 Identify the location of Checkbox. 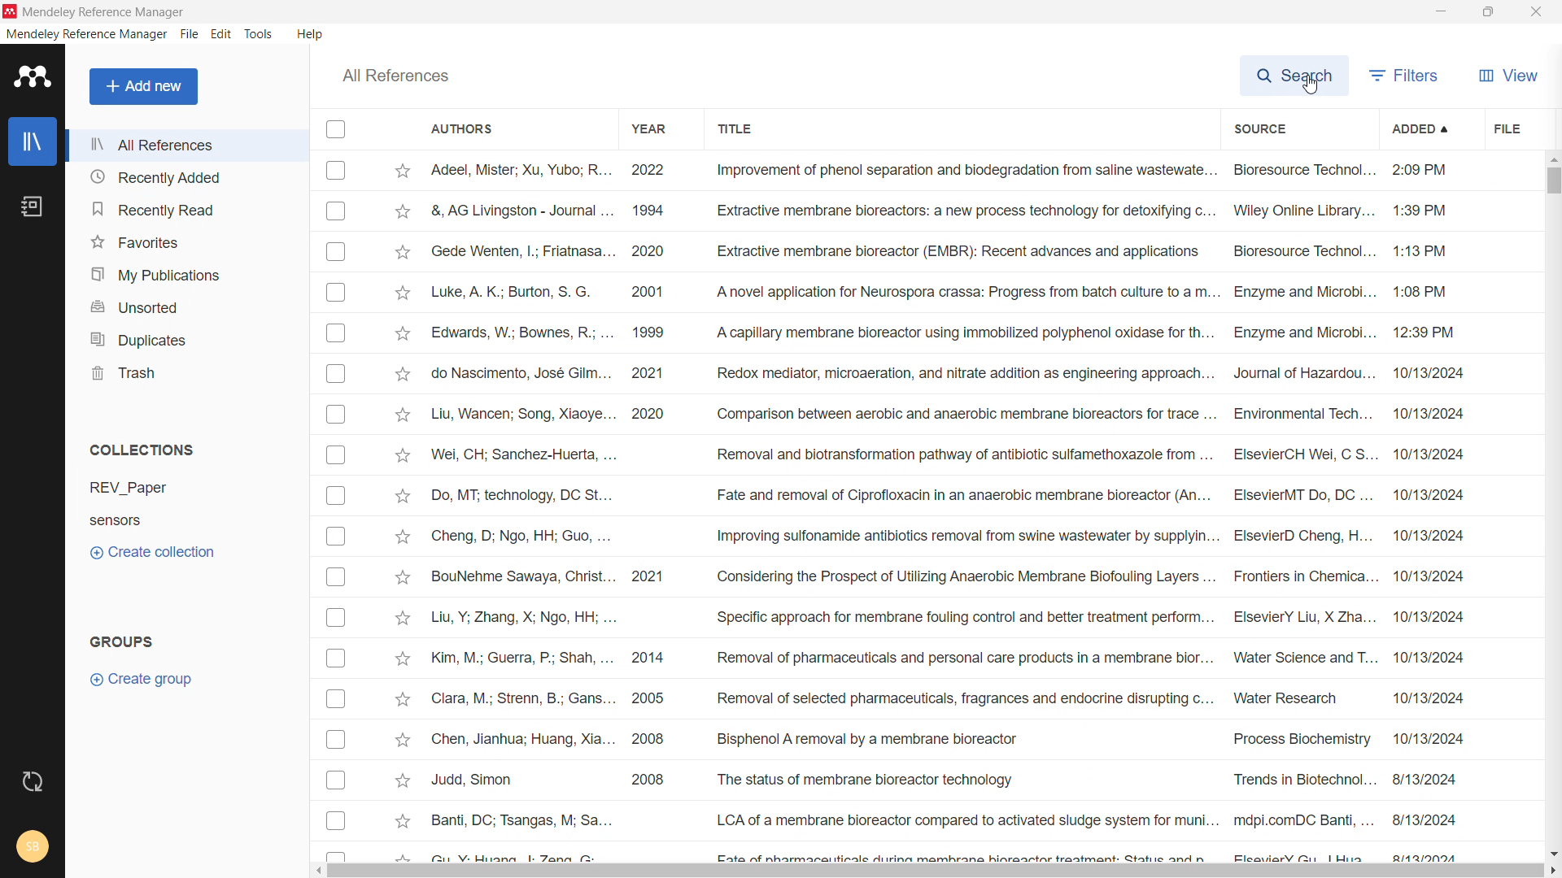
(336, 451).